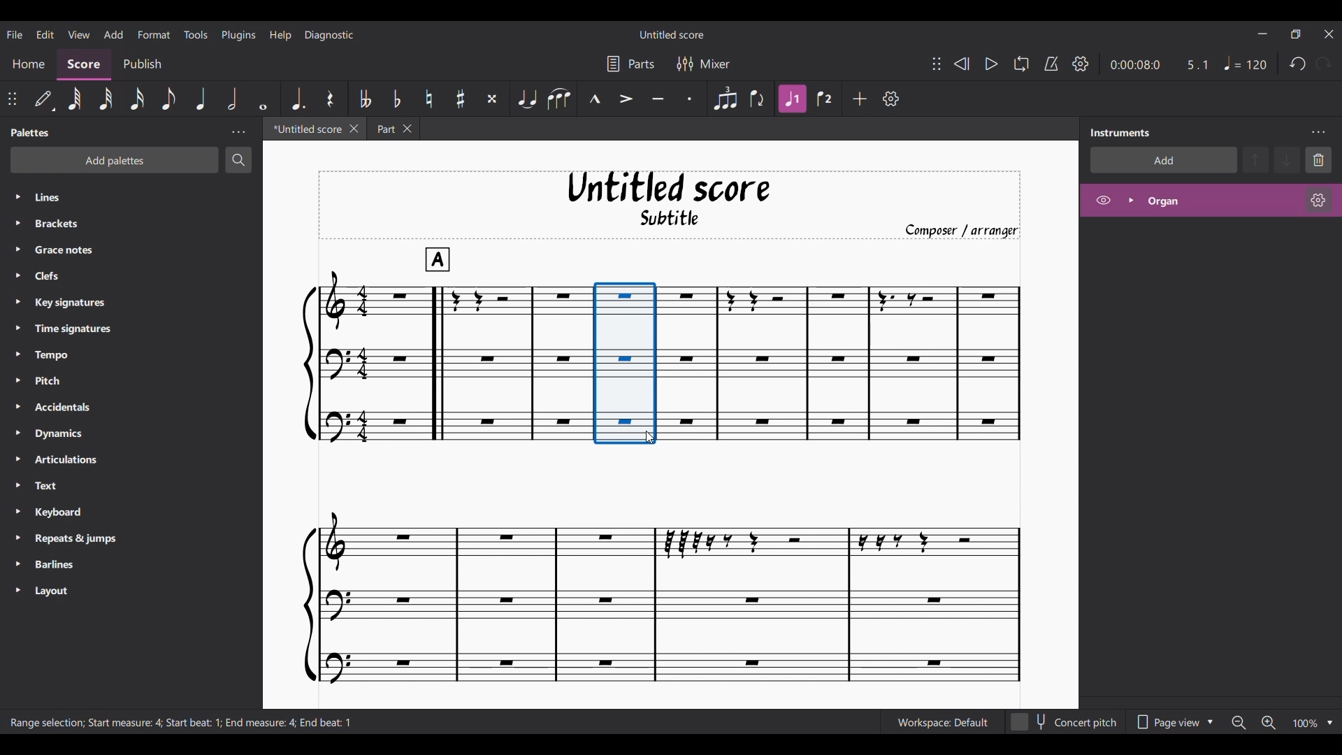 This screenshot has width=1342, height=755. I want to click on Customize tools, so click(890, 98).